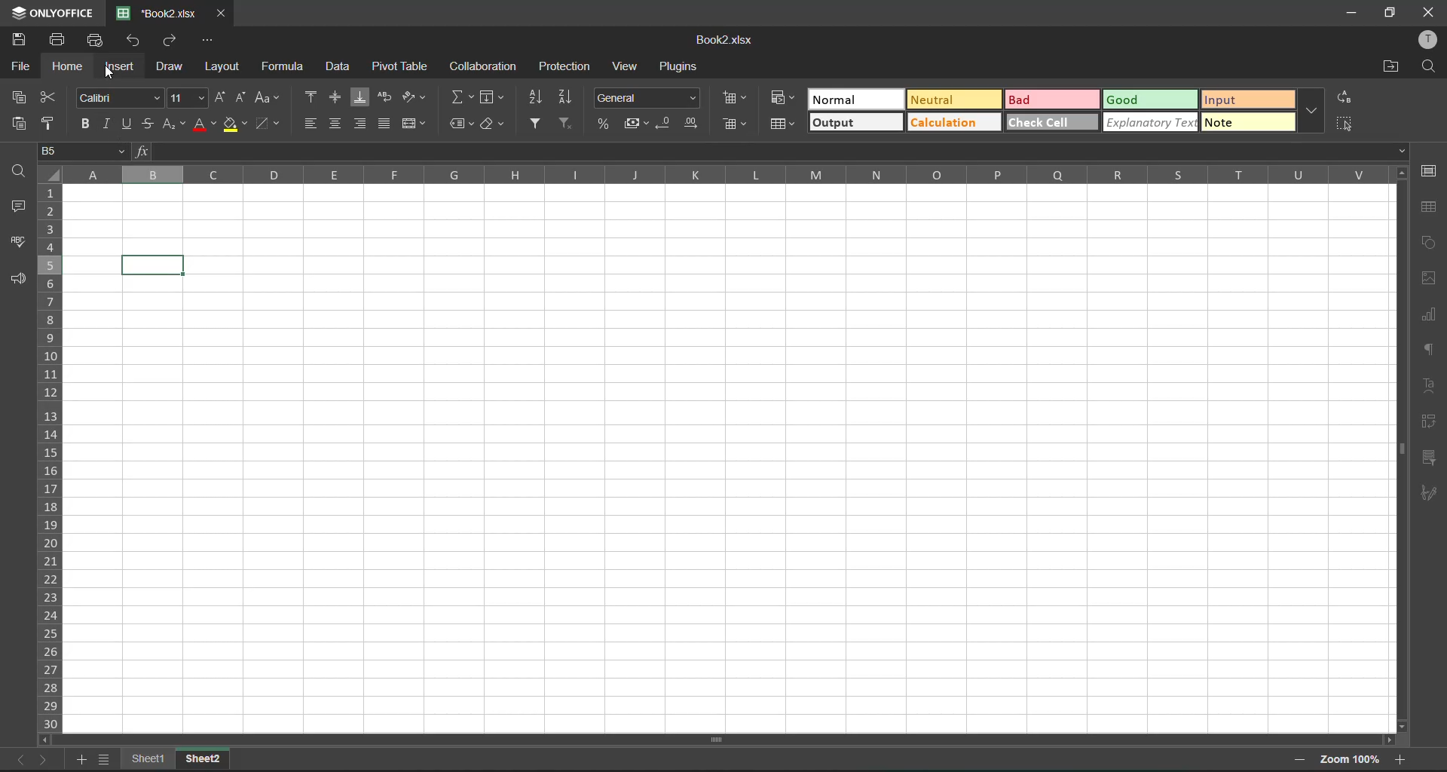 This screenshot has width=1447, height=772. I want to click on pivot table, so click(1432, 421).